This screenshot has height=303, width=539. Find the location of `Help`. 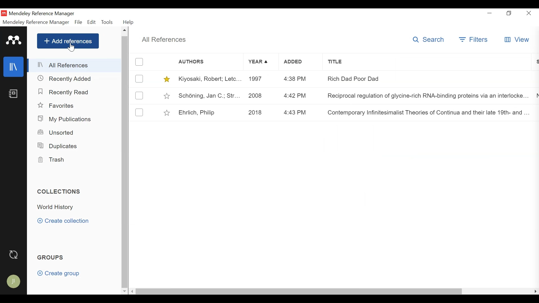

Help is located at coordinates (128, 22).